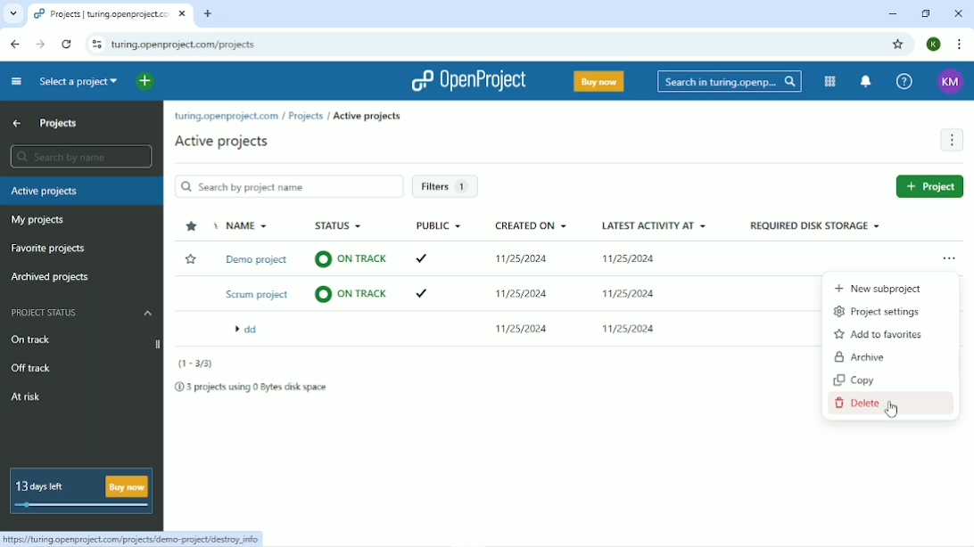 This screenshot has width=974, height=547. Describe the element at coordinates (899, 44) in the screenshot. I see `Bookmark this tab` at that location.